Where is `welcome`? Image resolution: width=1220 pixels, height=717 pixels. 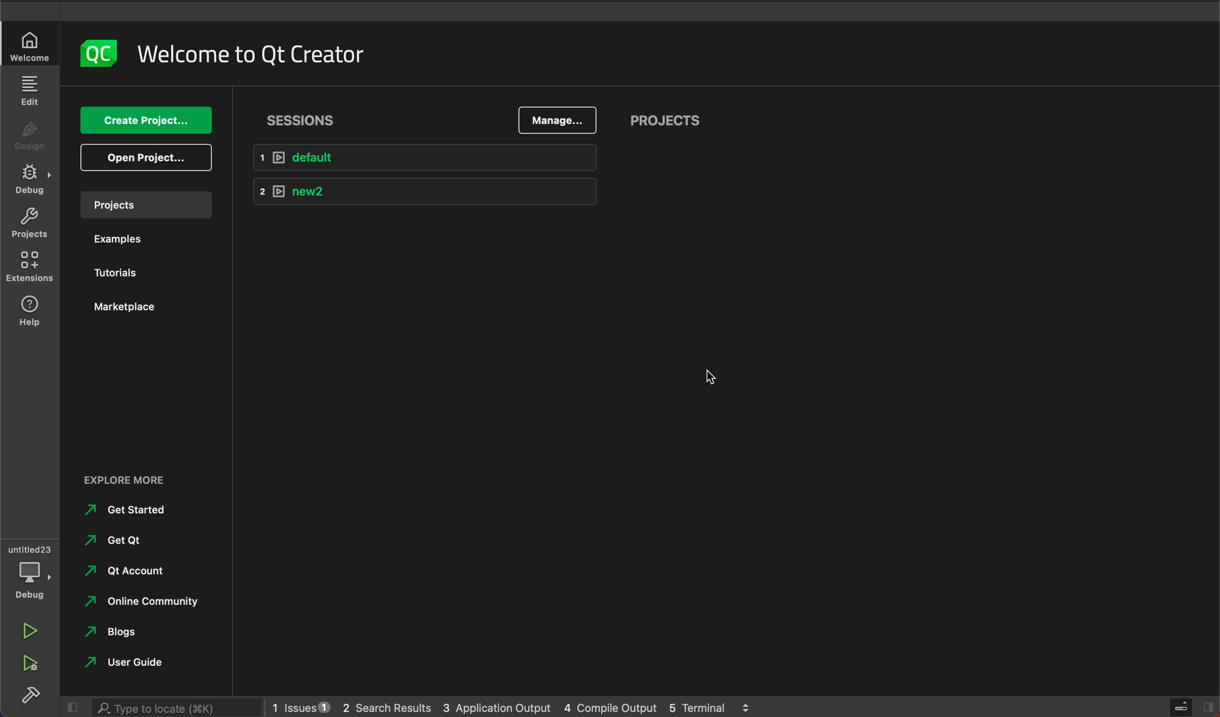 welcome is located at coordinates (31, 46).